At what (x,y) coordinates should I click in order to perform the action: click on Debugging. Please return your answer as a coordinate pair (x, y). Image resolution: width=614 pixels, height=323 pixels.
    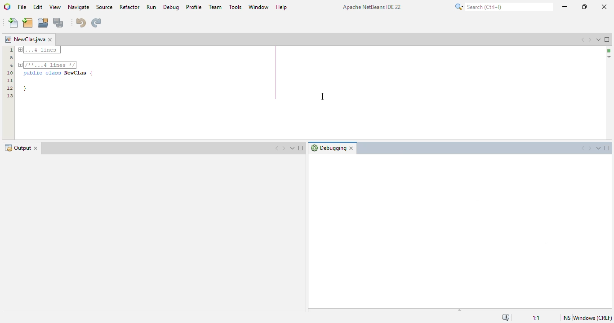
    Looking at the image, I should click on (327, 148).